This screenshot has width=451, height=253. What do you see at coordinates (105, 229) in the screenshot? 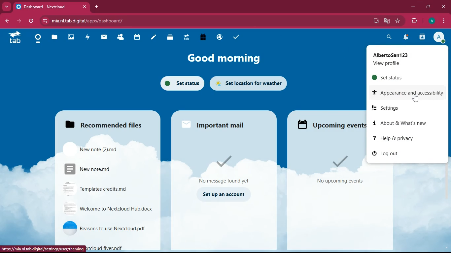
I see `file` at bounding box center [105, 229].